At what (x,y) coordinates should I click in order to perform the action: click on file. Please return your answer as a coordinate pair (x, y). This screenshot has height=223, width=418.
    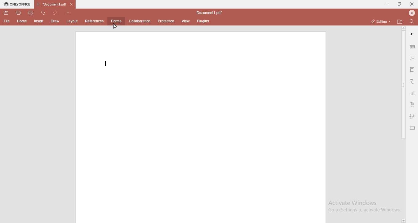
    Looking at the image, I should click on (6, 21).